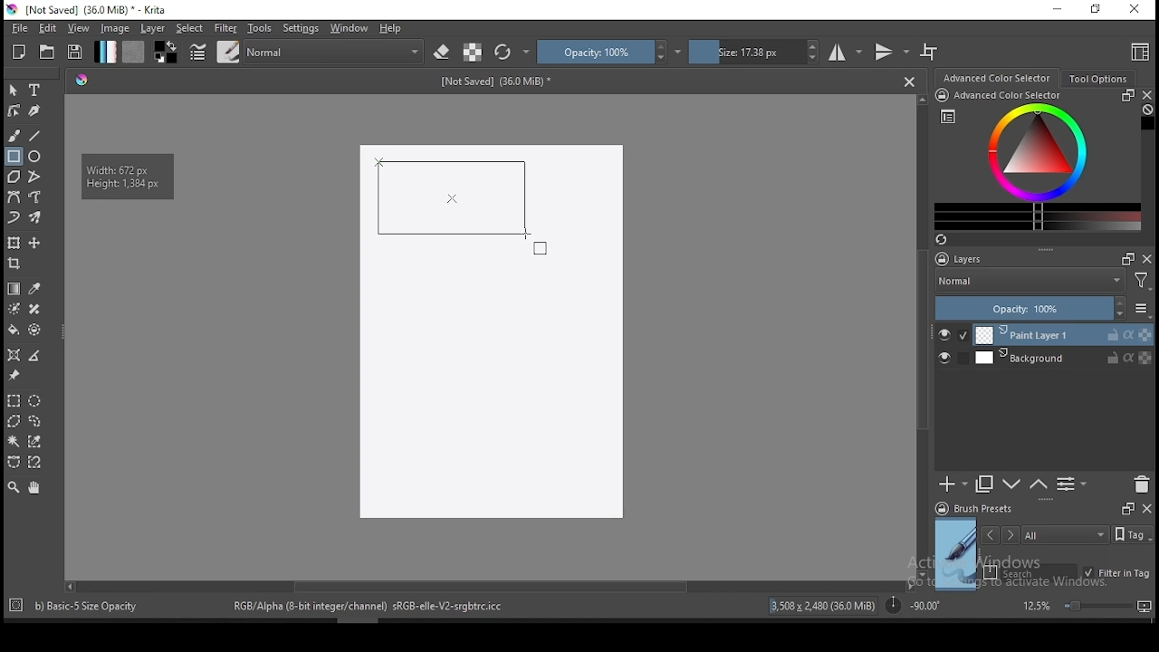  What do you see at coordinates (1141, 485) in the screenshot?
I see `delete layer` at bounding box center [1141, 485].